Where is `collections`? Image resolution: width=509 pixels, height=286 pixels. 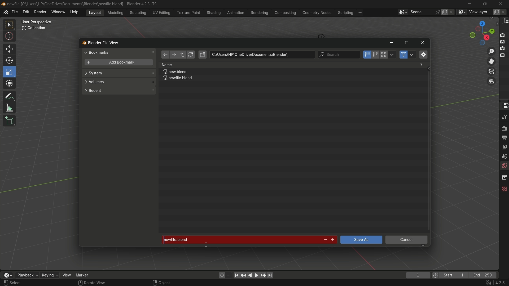
collections is located at coordinates (504, 177).